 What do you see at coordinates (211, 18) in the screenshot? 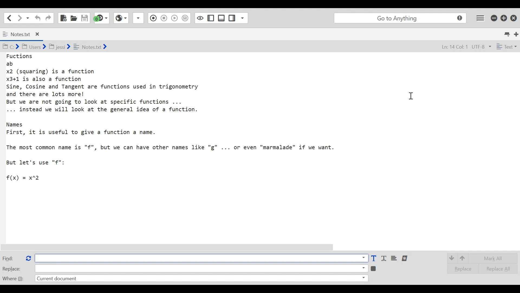
I see `Show/Hide Bottom Pane` at bounding box center [211, 18].